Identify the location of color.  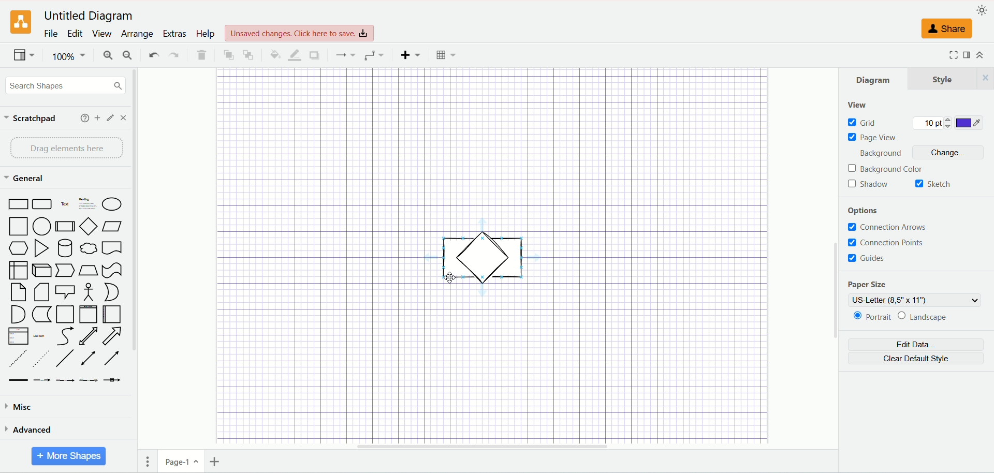
(967, 125).